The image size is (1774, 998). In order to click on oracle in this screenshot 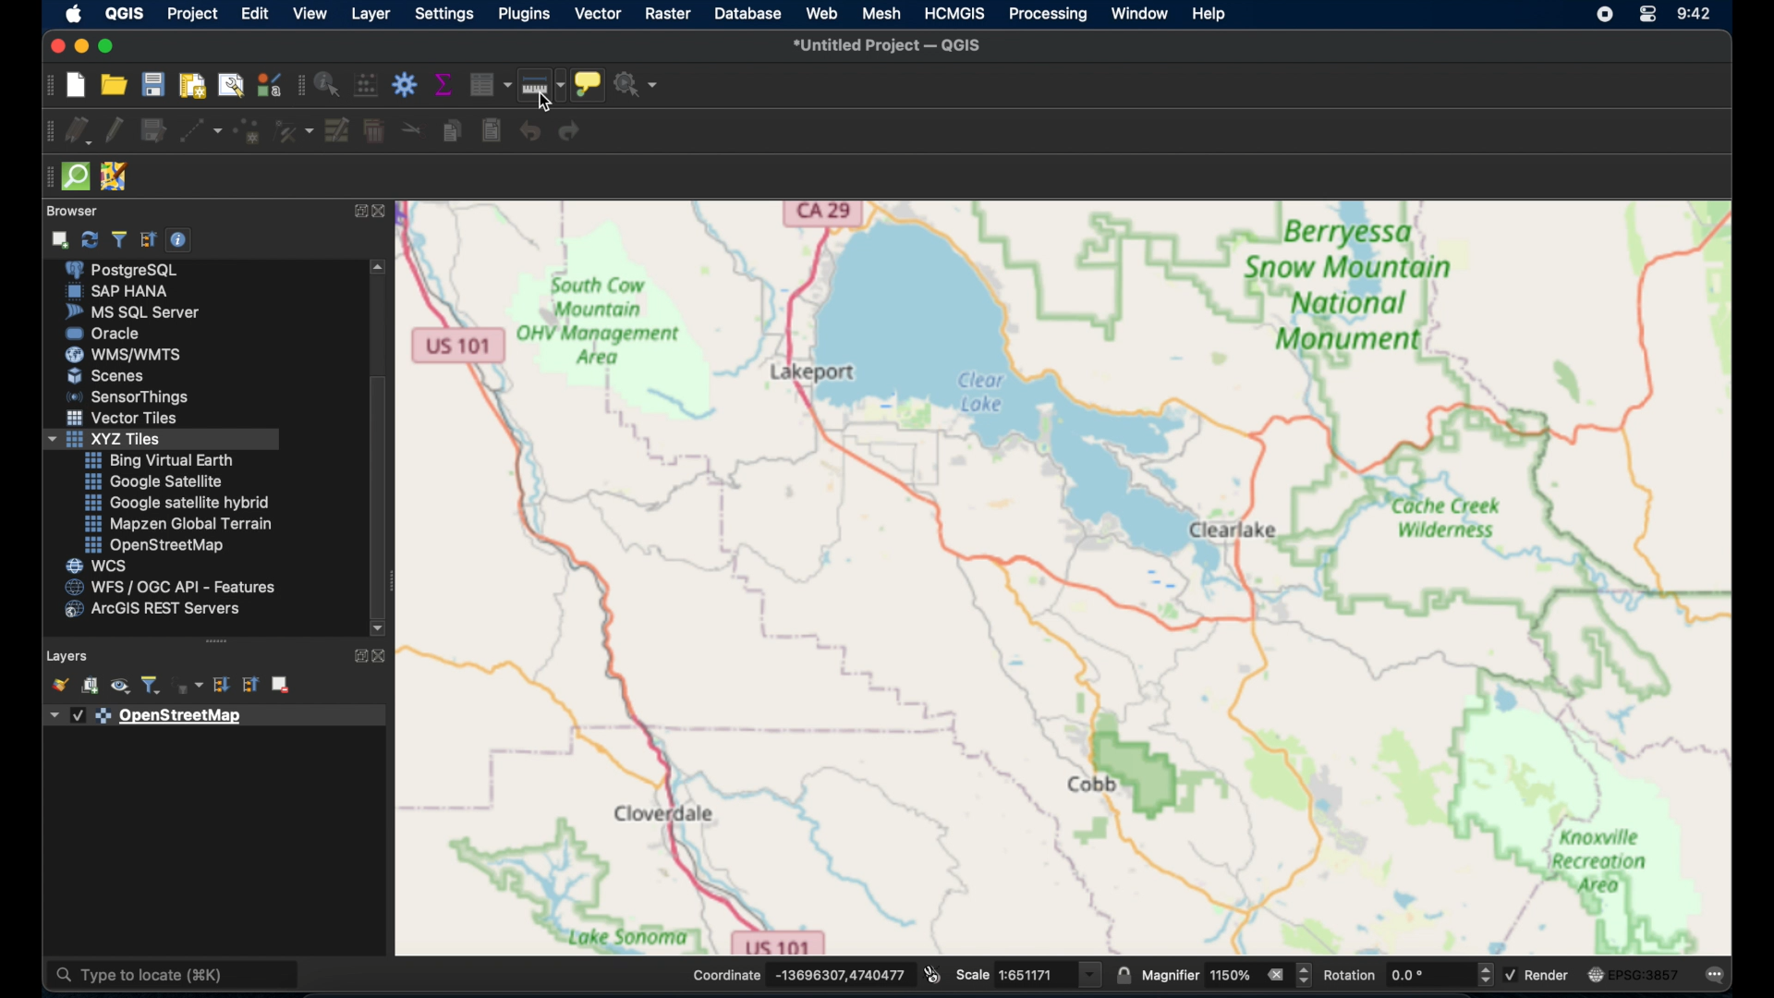, I will do `click(107, 333)`.